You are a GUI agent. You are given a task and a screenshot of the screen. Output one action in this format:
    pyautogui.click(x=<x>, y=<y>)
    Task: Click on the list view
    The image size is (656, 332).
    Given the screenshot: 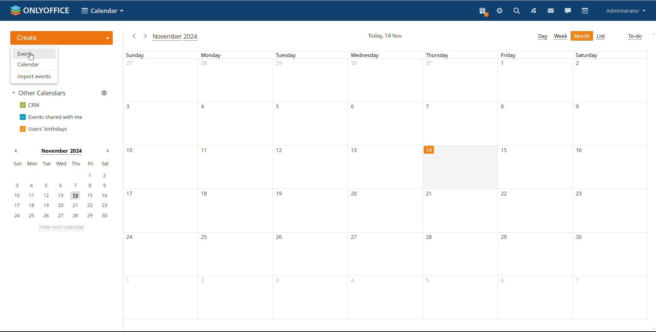 What is the action you would take?
    pyautogui.click(x=601, y=37)
    